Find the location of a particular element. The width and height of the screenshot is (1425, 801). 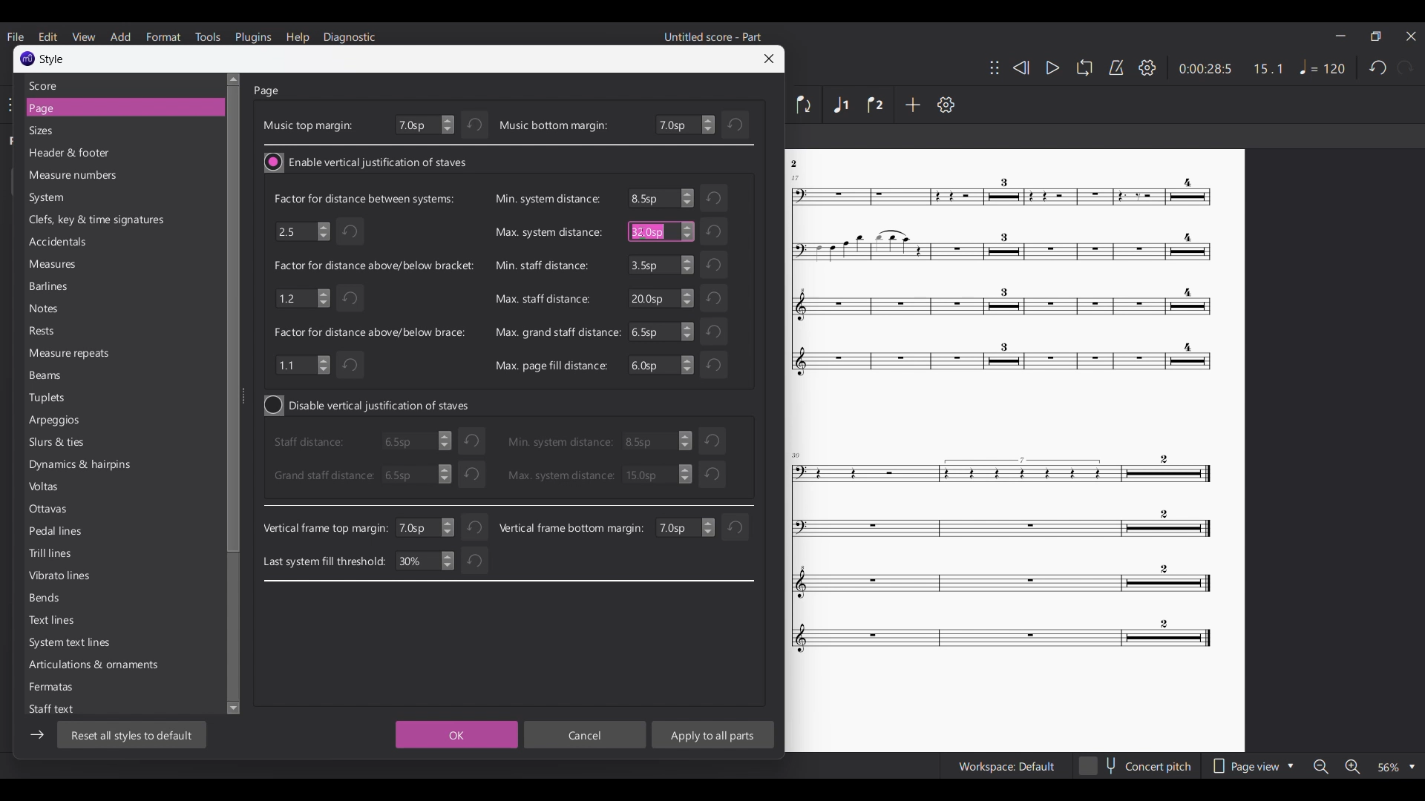

Bends is located at coordinates (78, 600).